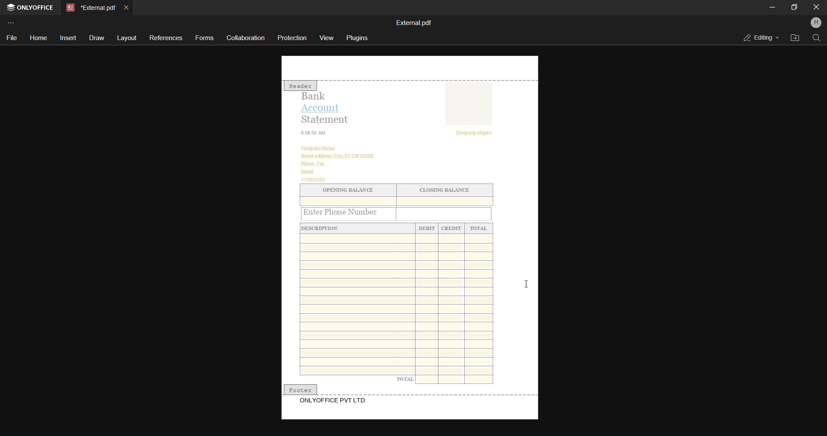 The image size is (827, 436). What do you see at coordinates (396, 304) in the screenshot?
I see `Fields` at bounding box center [396, 304].